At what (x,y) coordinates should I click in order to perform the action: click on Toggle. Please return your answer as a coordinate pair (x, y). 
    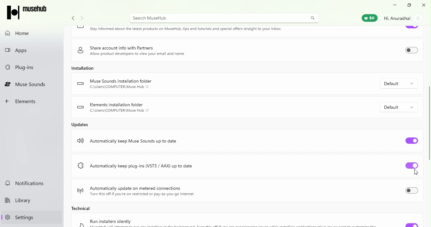
    Looking at the image, I should click on (411, 141).